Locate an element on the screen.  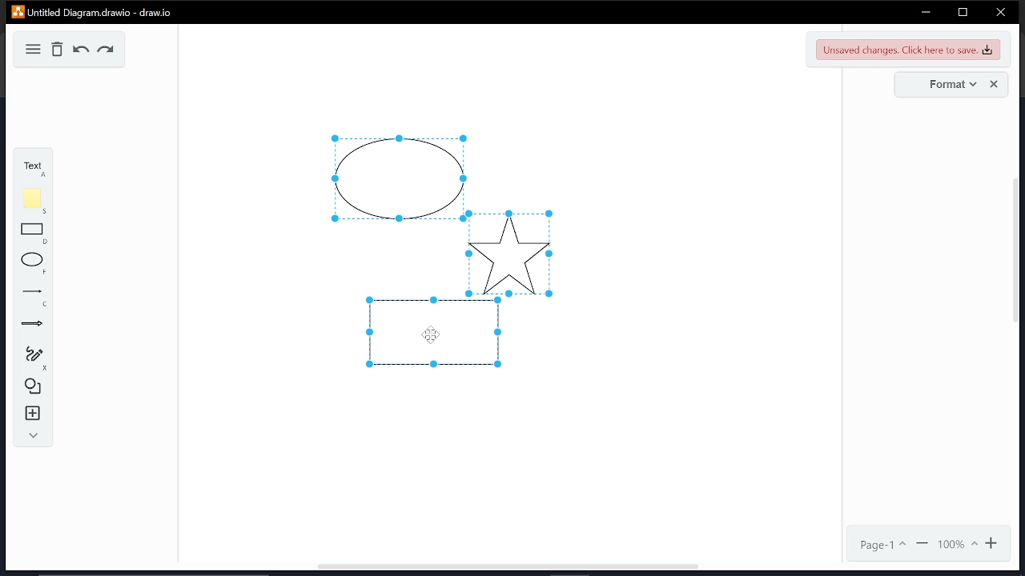
arrows is located at coordinates (32, 326).